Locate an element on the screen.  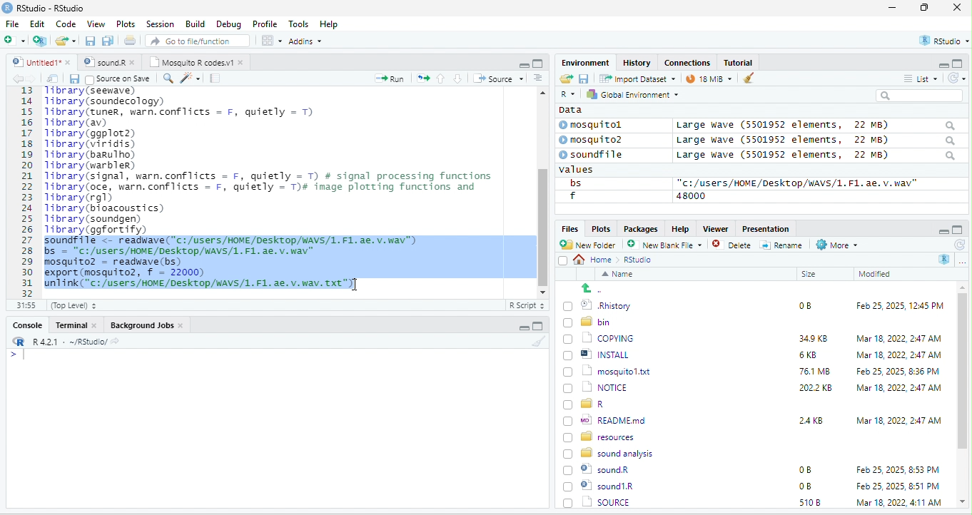
R is located at coordinates (567, 95).